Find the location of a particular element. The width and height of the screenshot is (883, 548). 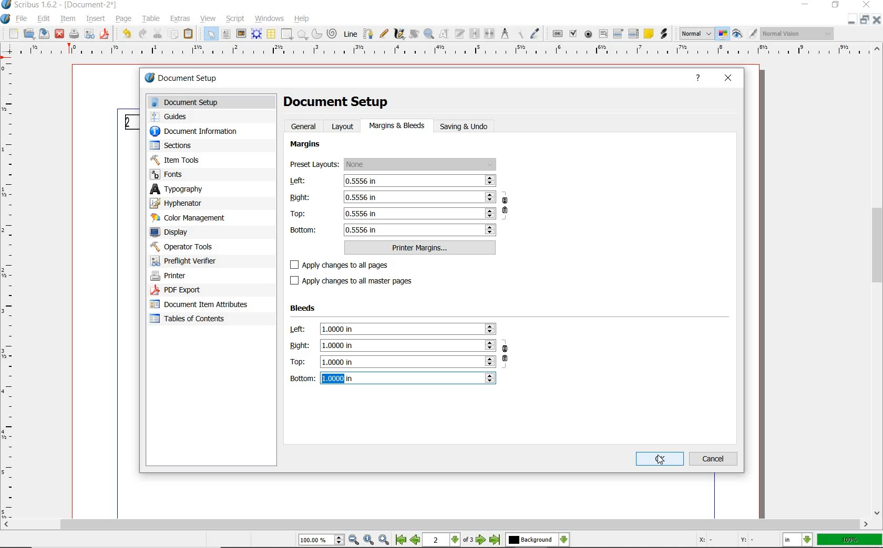

pdf list box is located at coordinates (634, 34).